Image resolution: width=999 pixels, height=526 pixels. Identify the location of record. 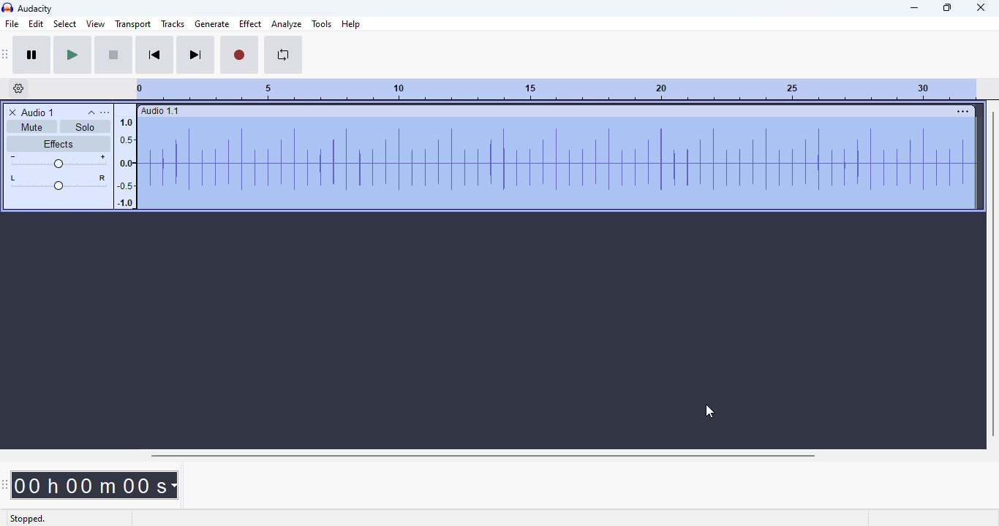
(240, 55).